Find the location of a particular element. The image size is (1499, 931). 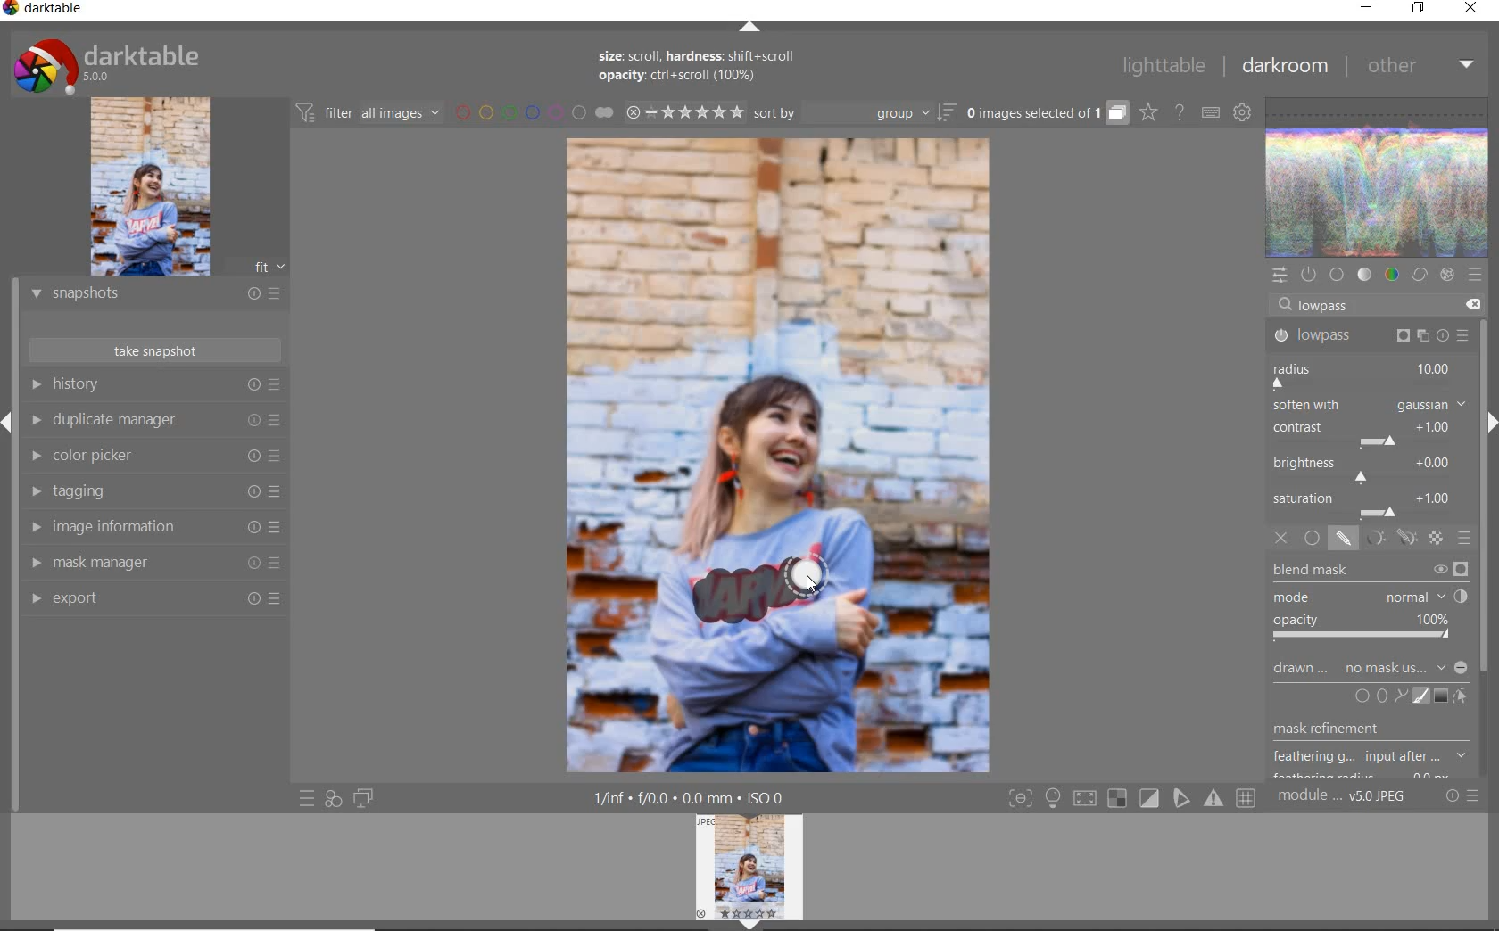

Toggle modes is located at coordinates (1130, 799).